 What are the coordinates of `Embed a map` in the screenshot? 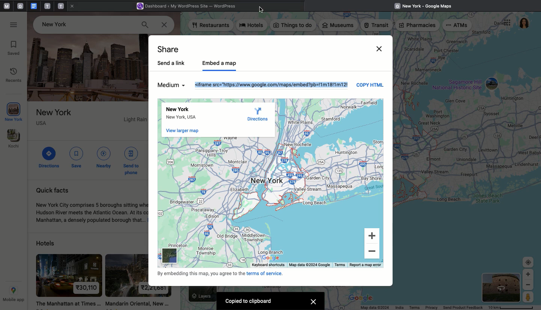 It's located at (222, 63).